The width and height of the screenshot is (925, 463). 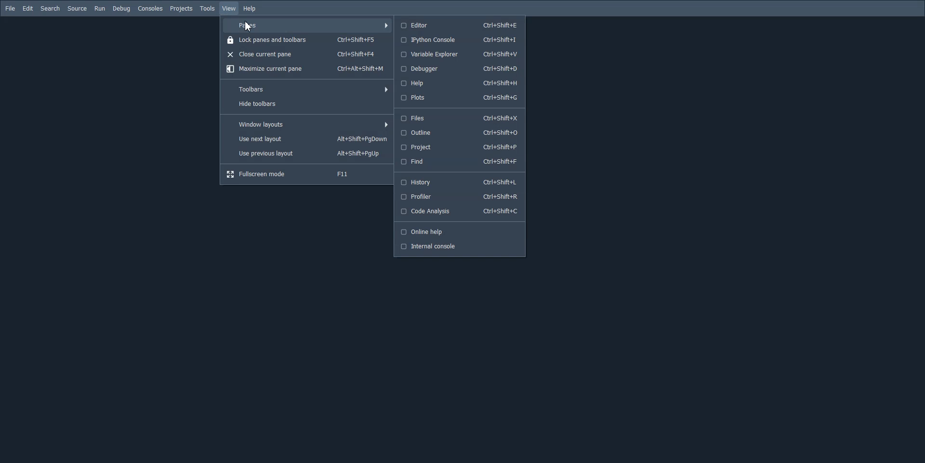 I want to click on Outline, so click(x=461, y=133).